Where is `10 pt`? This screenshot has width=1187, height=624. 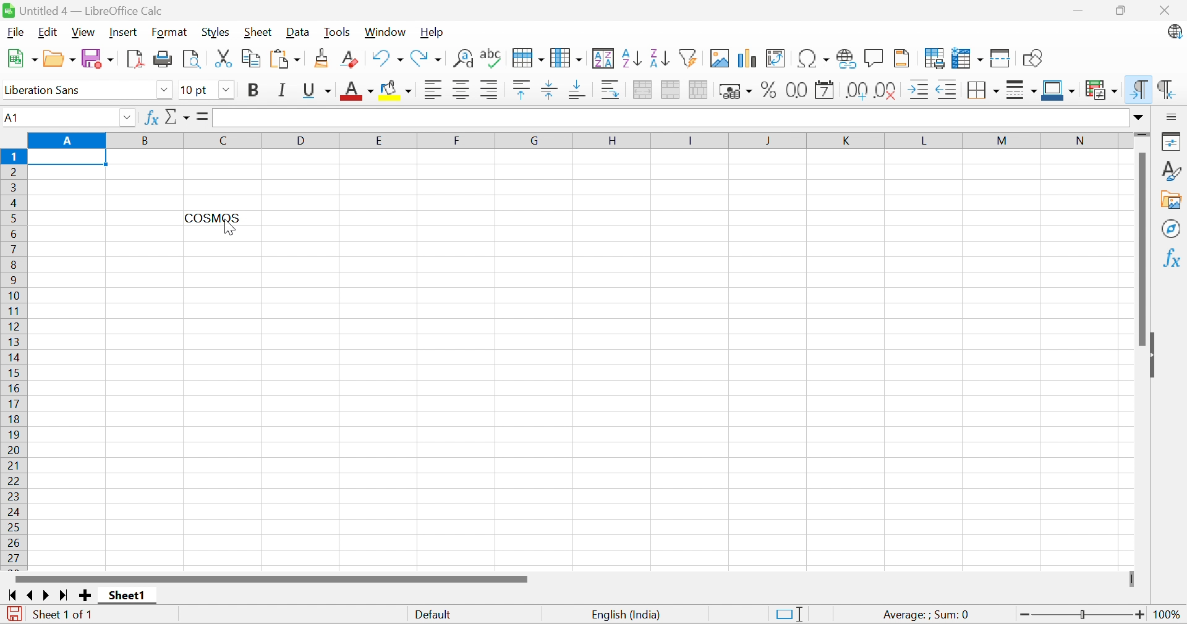 10 pt is located at coordinates (197, 90).